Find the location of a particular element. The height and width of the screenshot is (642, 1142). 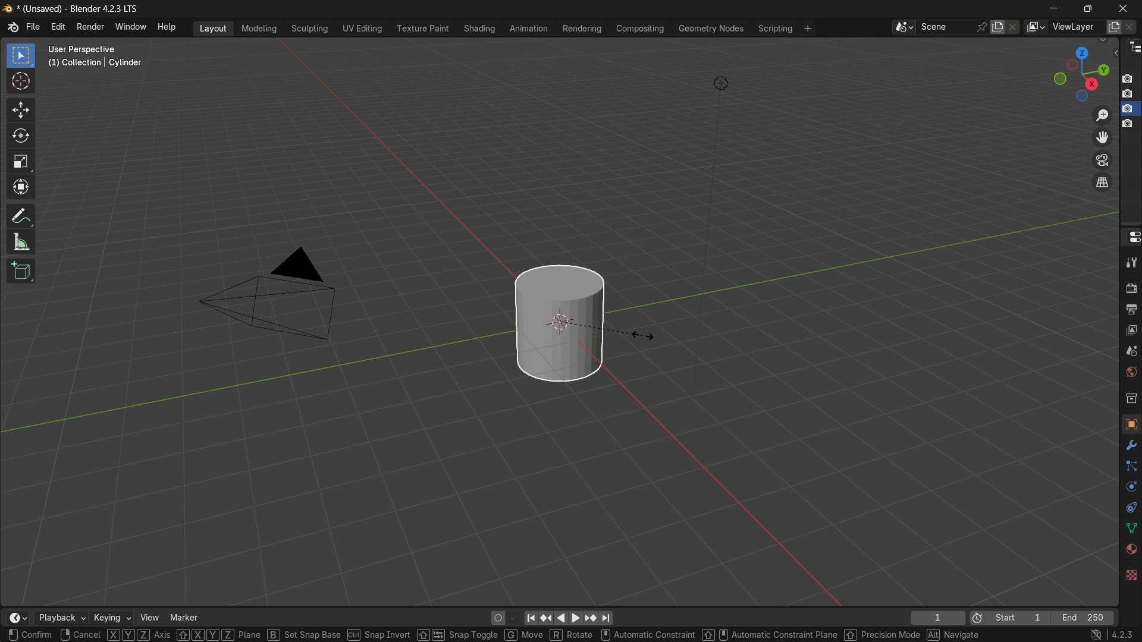

geometry nodes is located at coordinates (711, 29).